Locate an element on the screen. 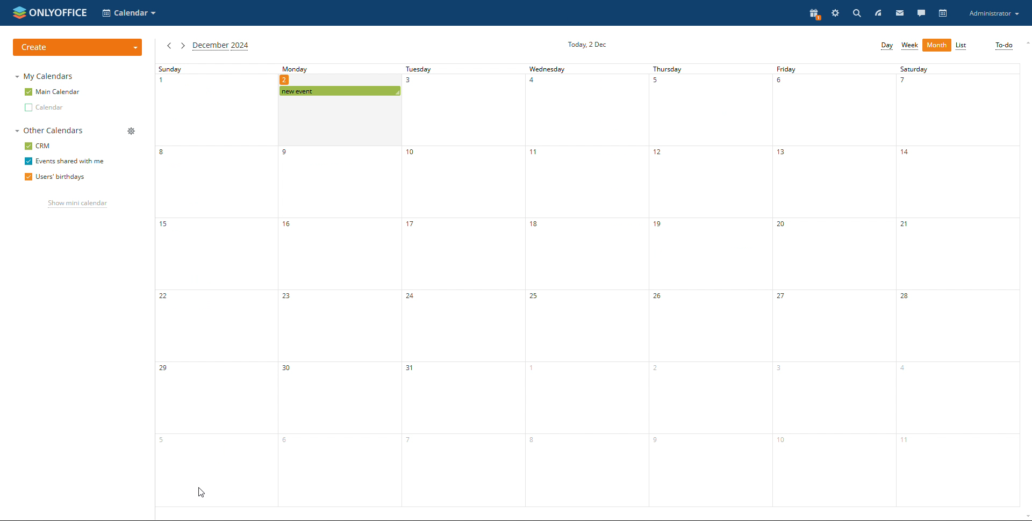 This screenshot has width=1032, height=521. calendar is located at coordinates (943, 13).